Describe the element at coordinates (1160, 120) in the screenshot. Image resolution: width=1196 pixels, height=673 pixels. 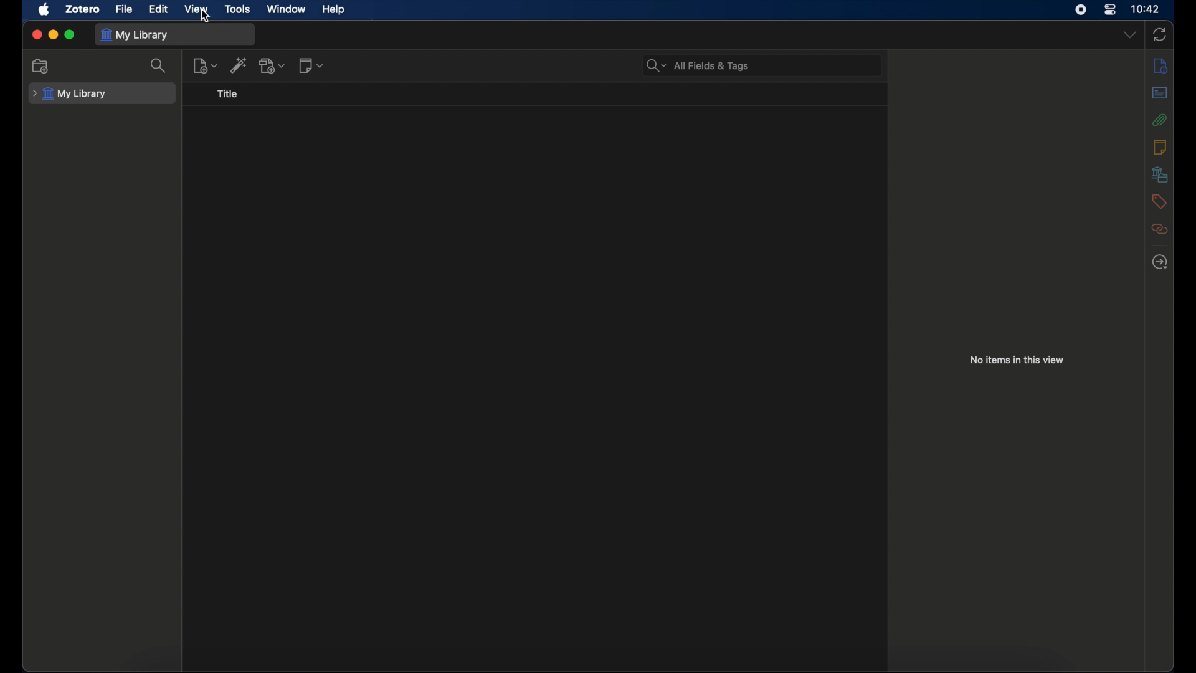
I see `attachments` at that location.